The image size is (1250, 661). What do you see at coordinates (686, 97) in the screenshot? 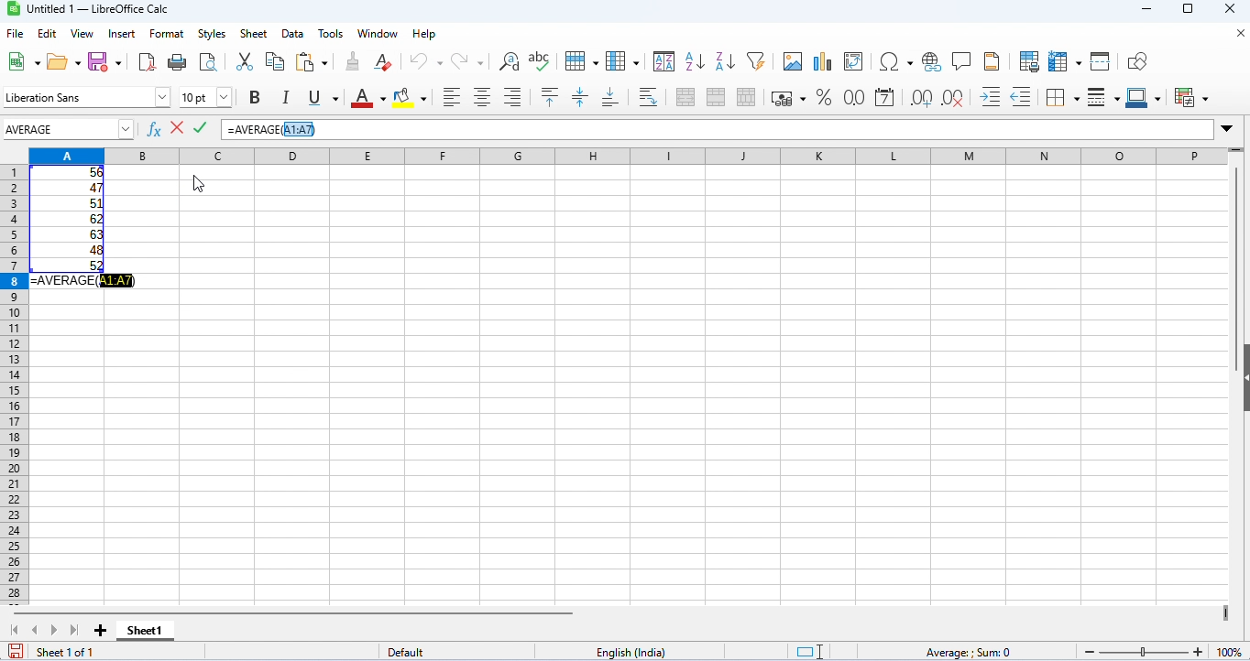
I see `merge and center` at bounding box center [686, 97].